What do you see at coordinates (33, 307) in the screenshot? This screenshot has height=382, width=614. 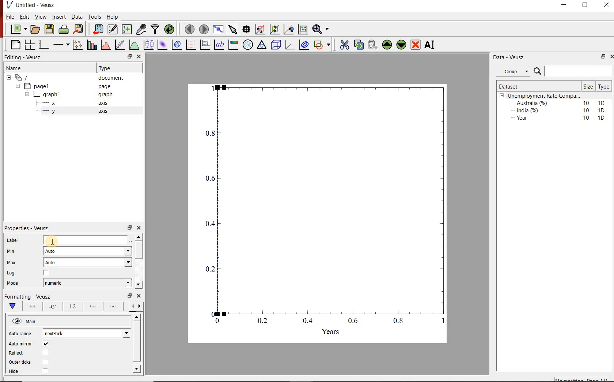 I see `axis lines` at bounding box center [33, 307].